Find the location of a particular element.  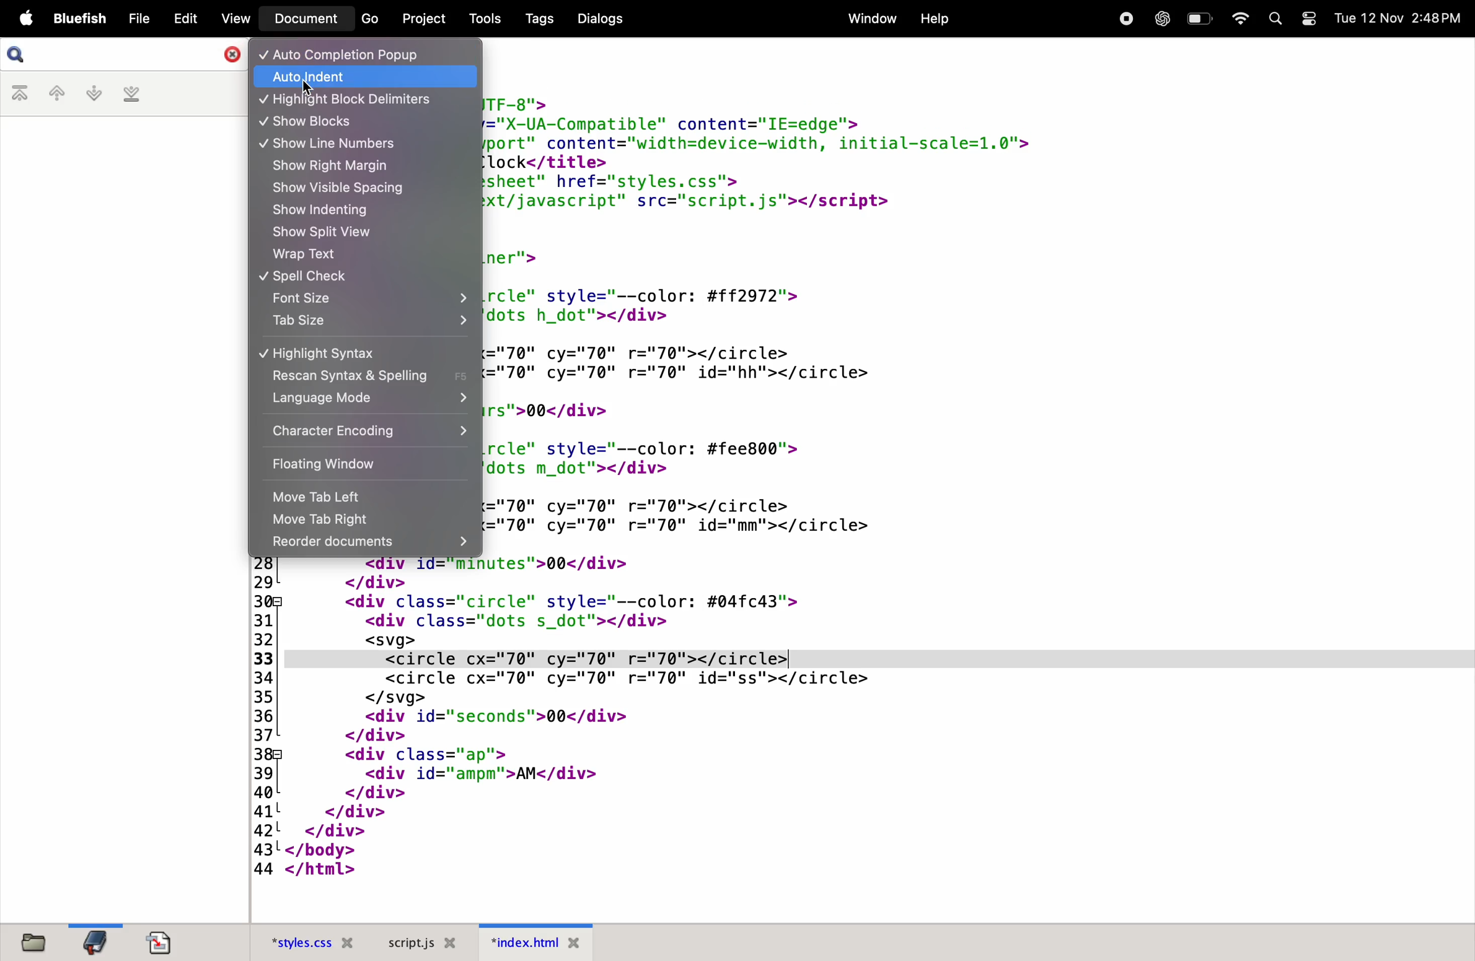

previous bookmark is located at coordinates (59, 92).